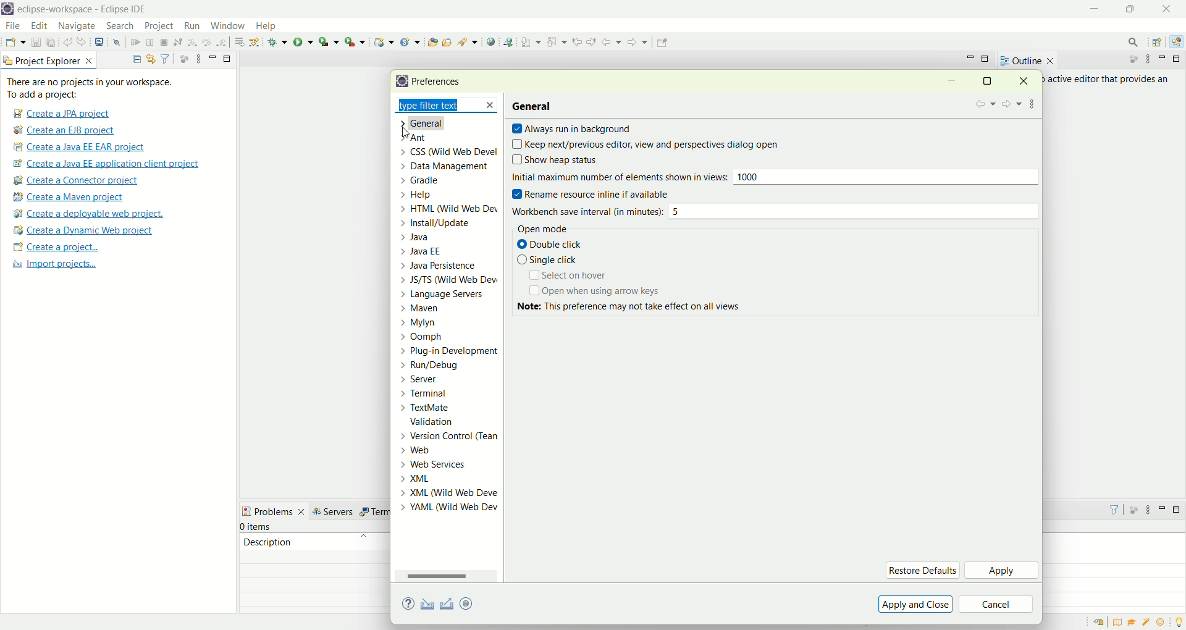 Image resolution: width=1186 pixels, height=630 pixels. I want to click on mylyn, so click(450, 322).